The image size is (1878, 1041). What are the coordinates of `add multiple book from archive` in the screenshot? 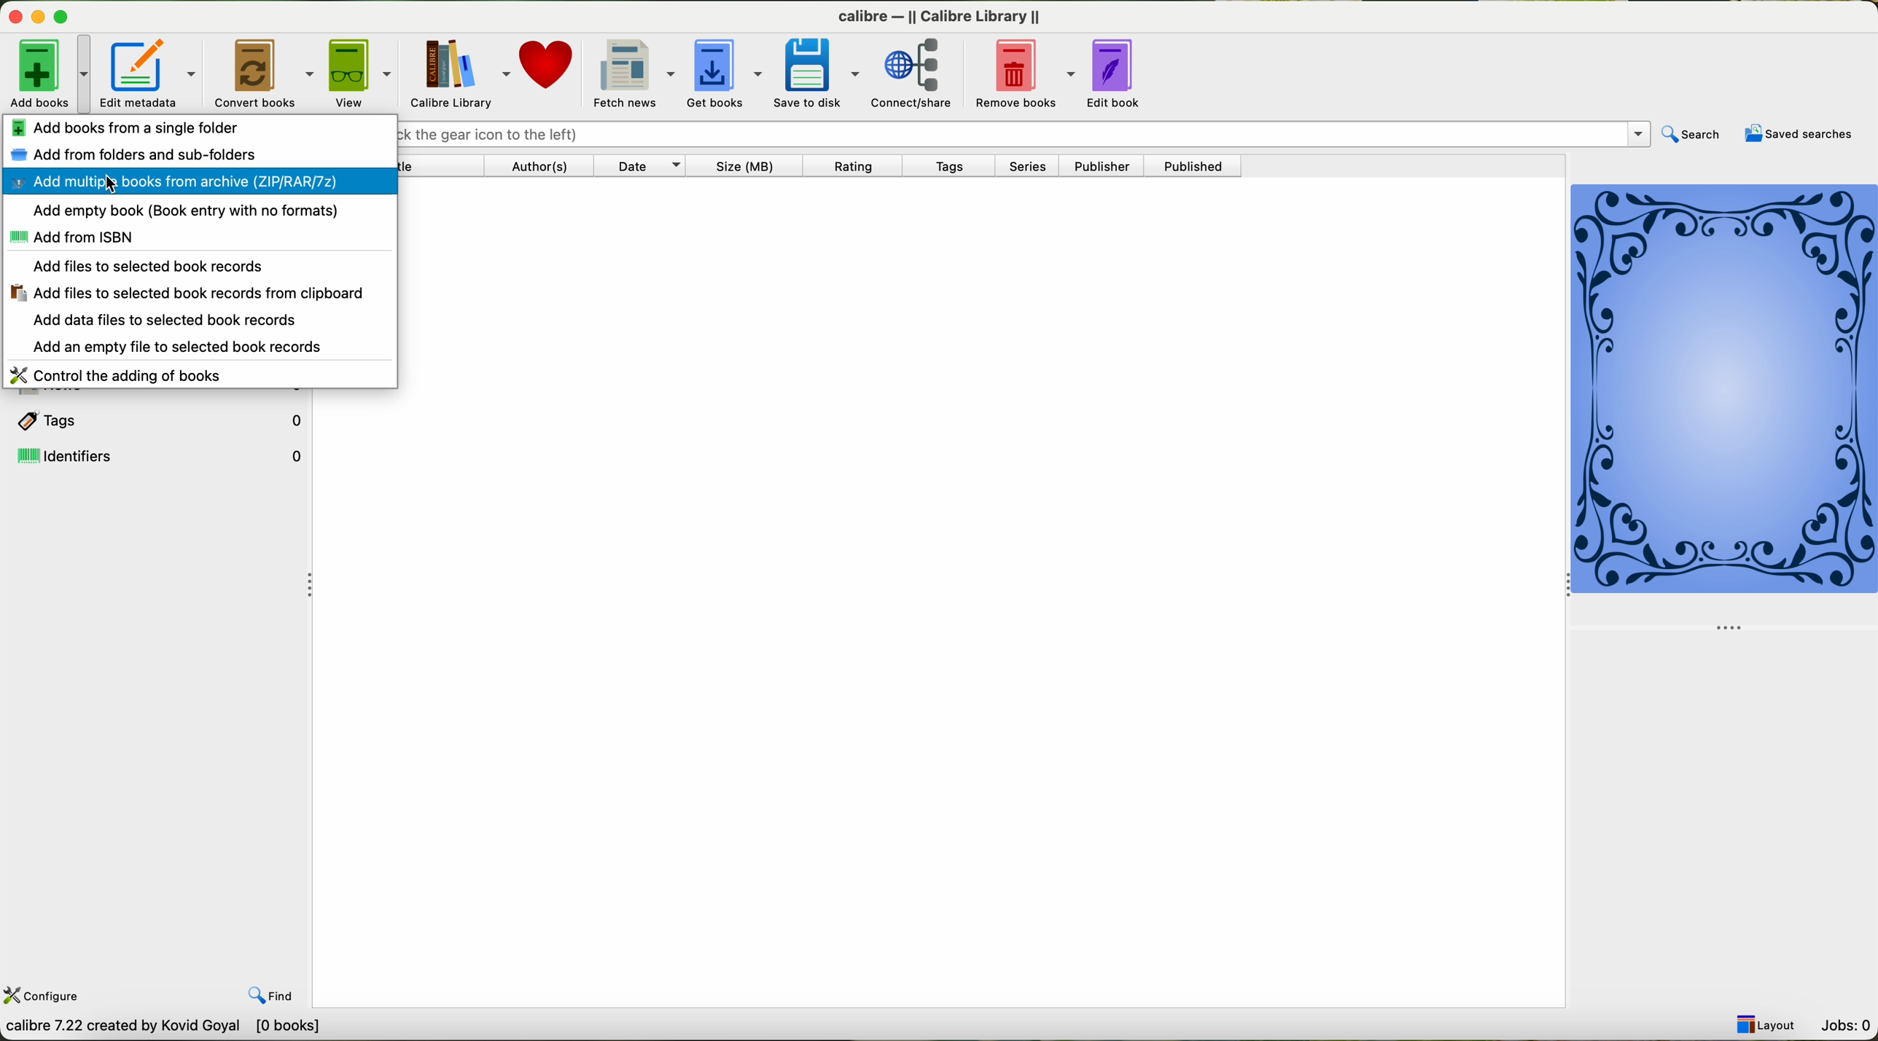 It's located at (196, 184).